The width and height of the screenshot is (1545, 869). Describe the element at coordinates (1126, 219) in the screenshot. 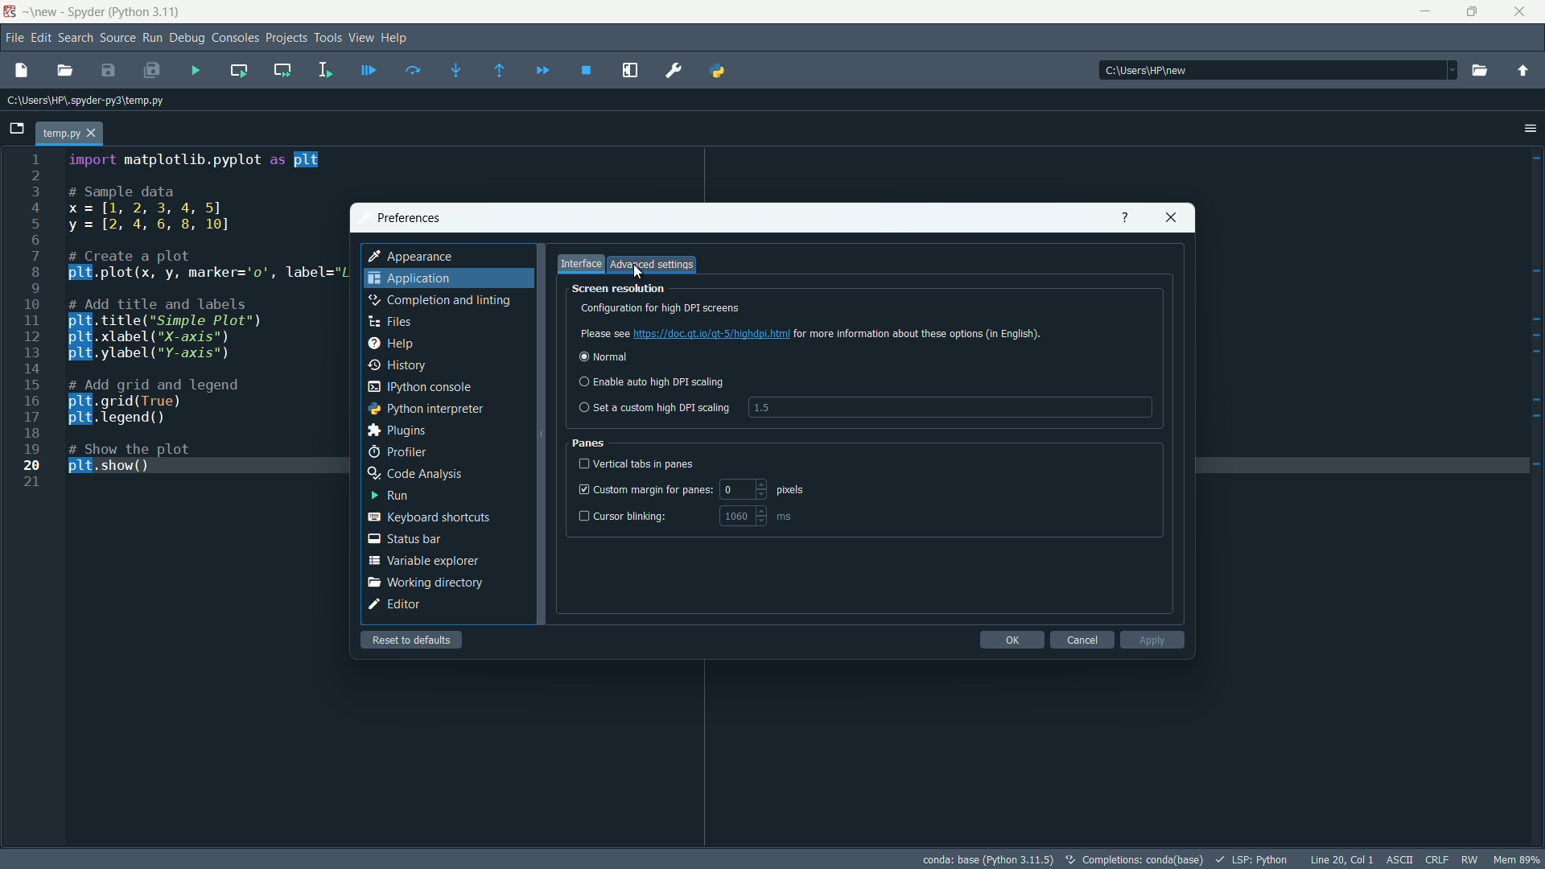

I see `get help` at that location.